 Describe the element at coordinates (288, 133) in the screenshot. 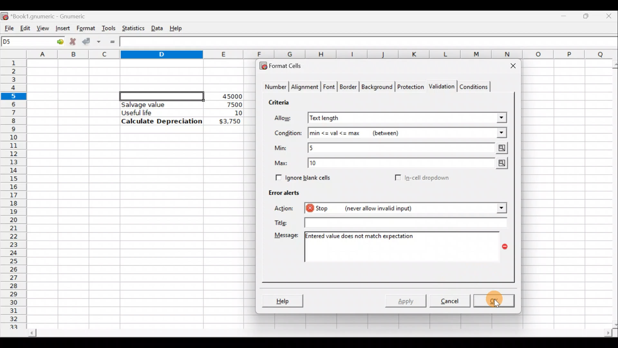

I see `Condition` at that location.